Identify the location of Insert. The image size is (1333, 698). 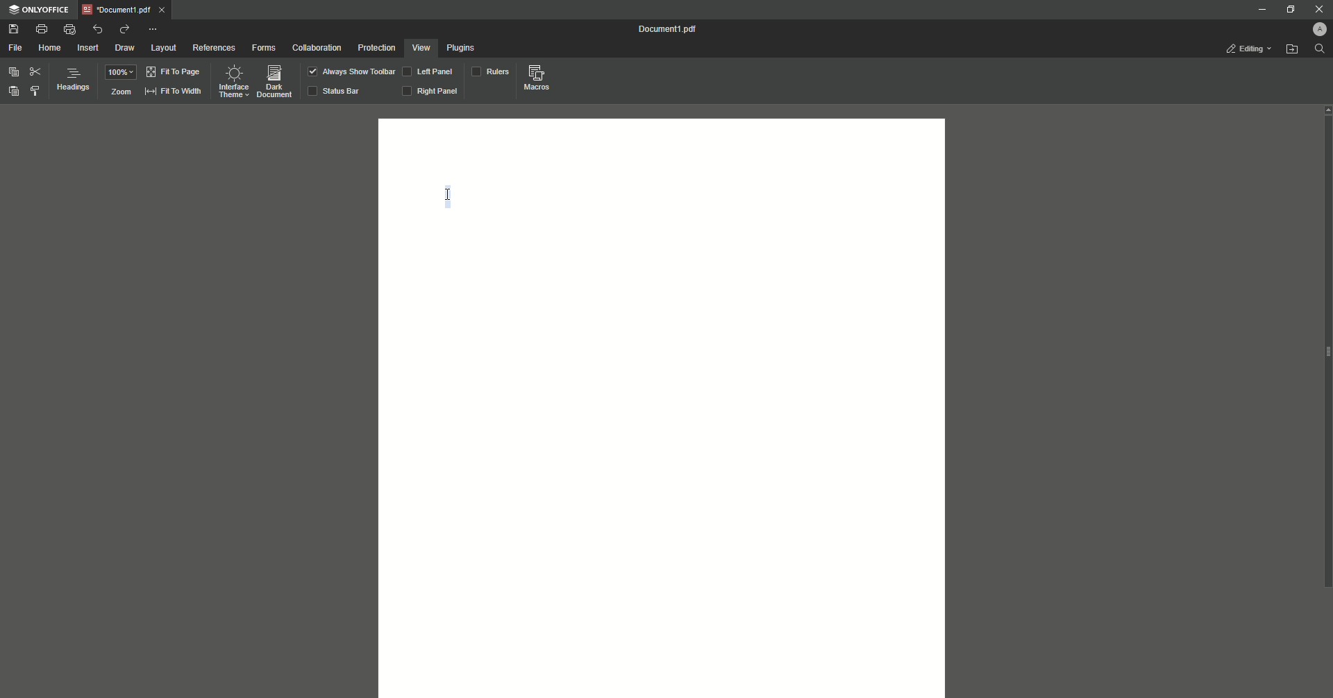
(88, 48).